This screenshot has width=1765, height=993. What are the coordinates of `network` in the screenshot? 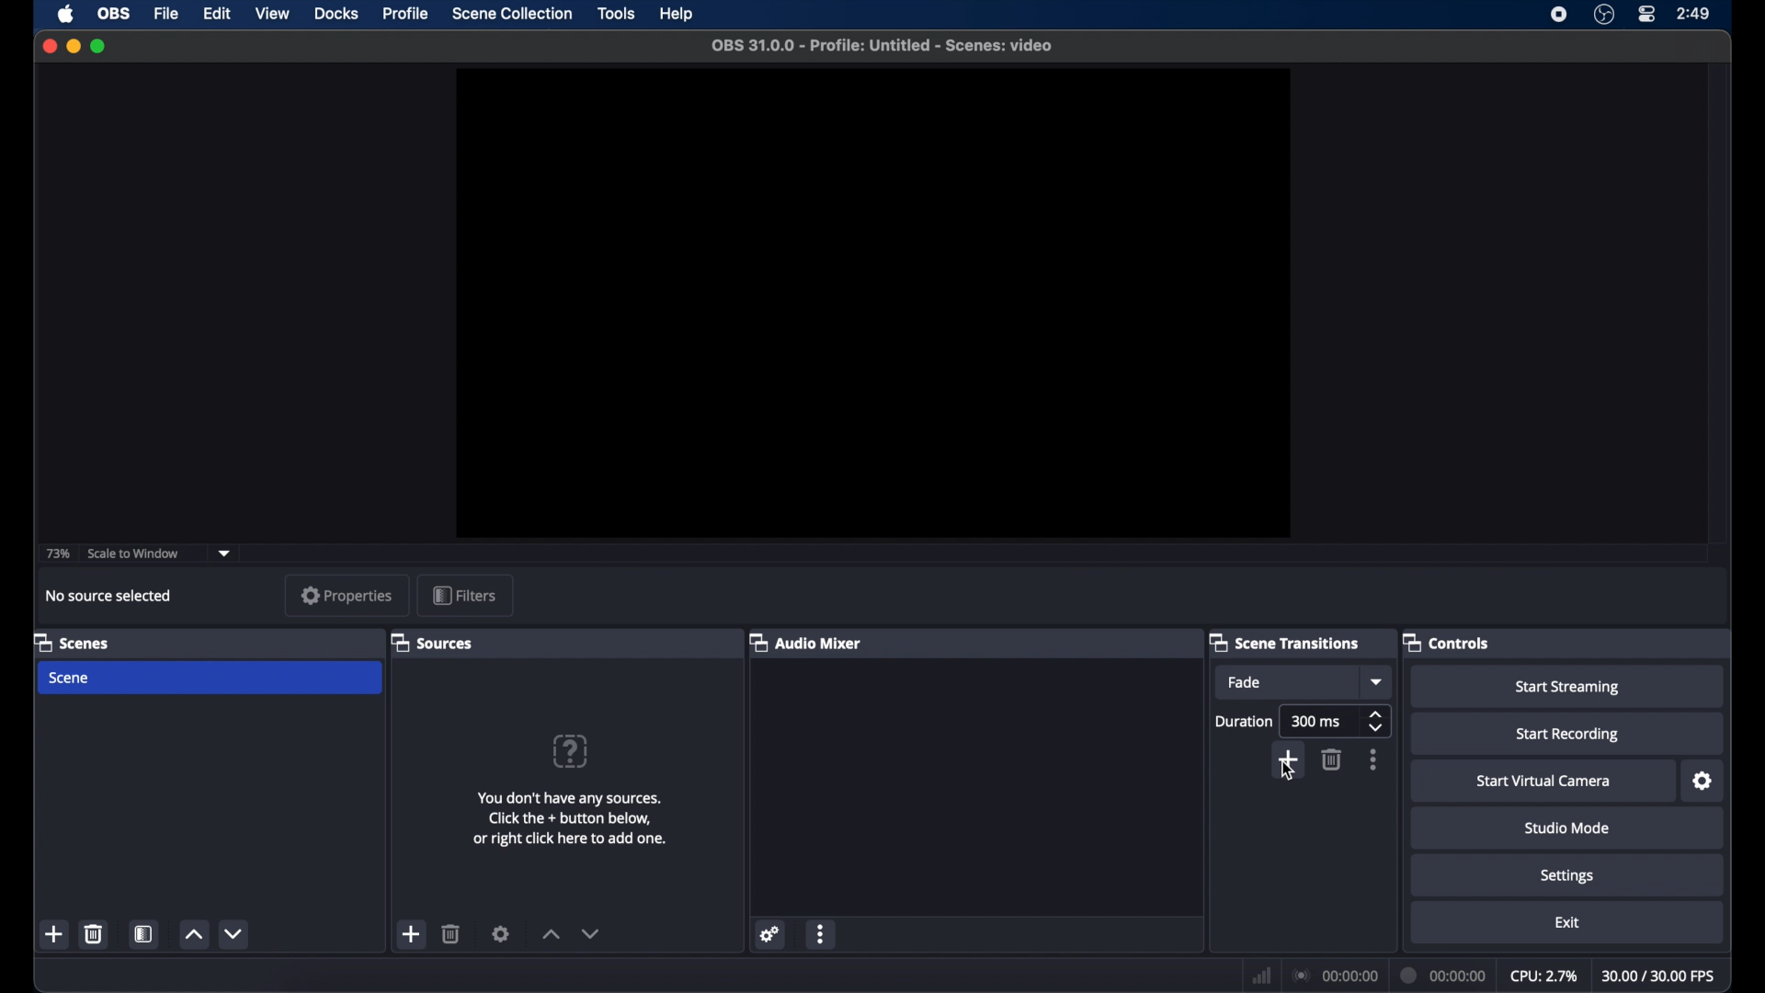 It's located at (1259, 976).